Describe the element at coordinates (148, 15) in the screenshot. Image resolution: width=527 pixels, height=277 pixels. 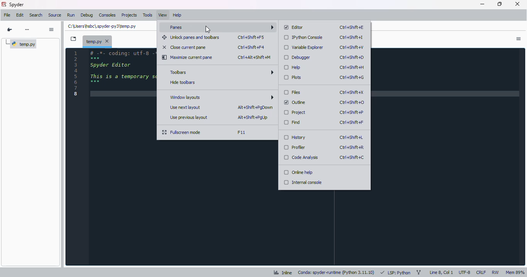
I see `tools` at that location.